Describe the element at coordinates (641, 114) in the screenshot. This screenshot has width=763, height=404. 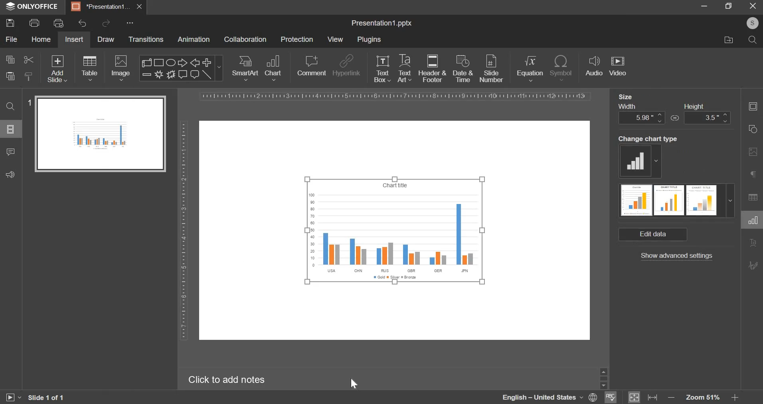
I see `width` at that location.